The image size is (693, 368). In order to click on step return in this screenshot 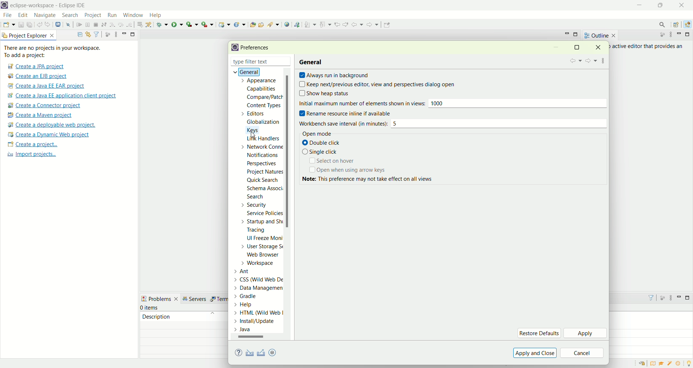, I will do `click(131, 24)`.